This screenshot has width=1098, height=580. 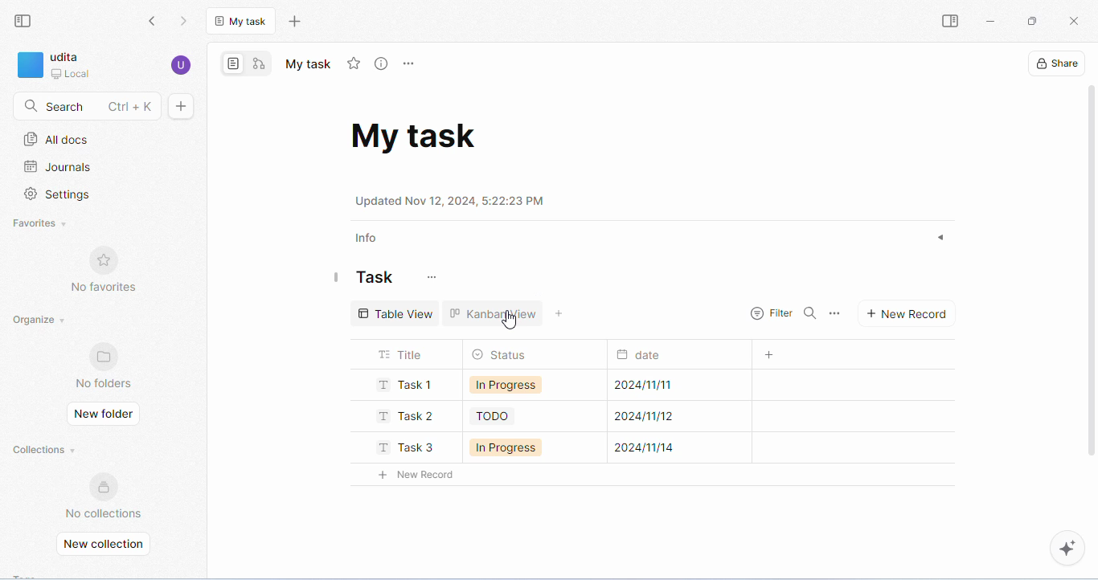 What do you see at coordinates (418, 136) in the screenshot?
I see `my task` at bounding box center [418, 136].